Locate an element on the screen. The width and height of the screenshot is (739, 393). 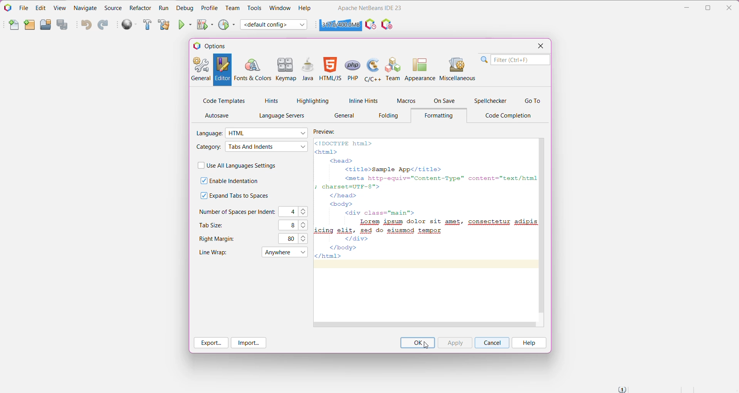
Expand Tabs to Spaces is located at coordinates (241, 196).